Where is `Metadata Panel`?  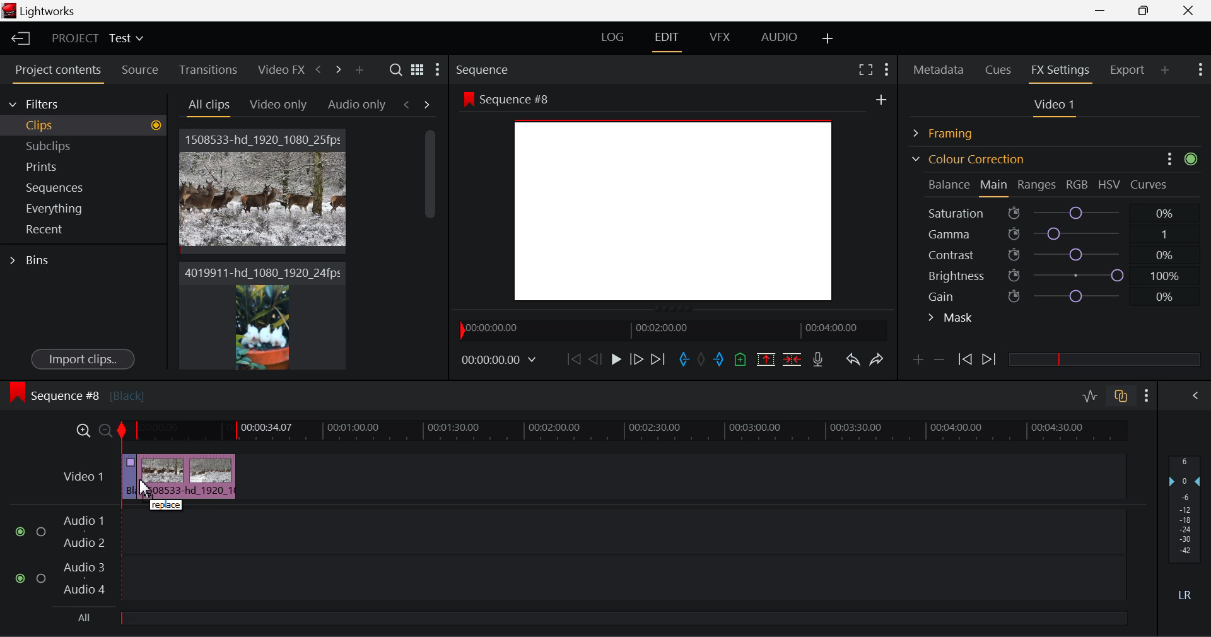
Metadata Panel is located at coordinates (940, 67).